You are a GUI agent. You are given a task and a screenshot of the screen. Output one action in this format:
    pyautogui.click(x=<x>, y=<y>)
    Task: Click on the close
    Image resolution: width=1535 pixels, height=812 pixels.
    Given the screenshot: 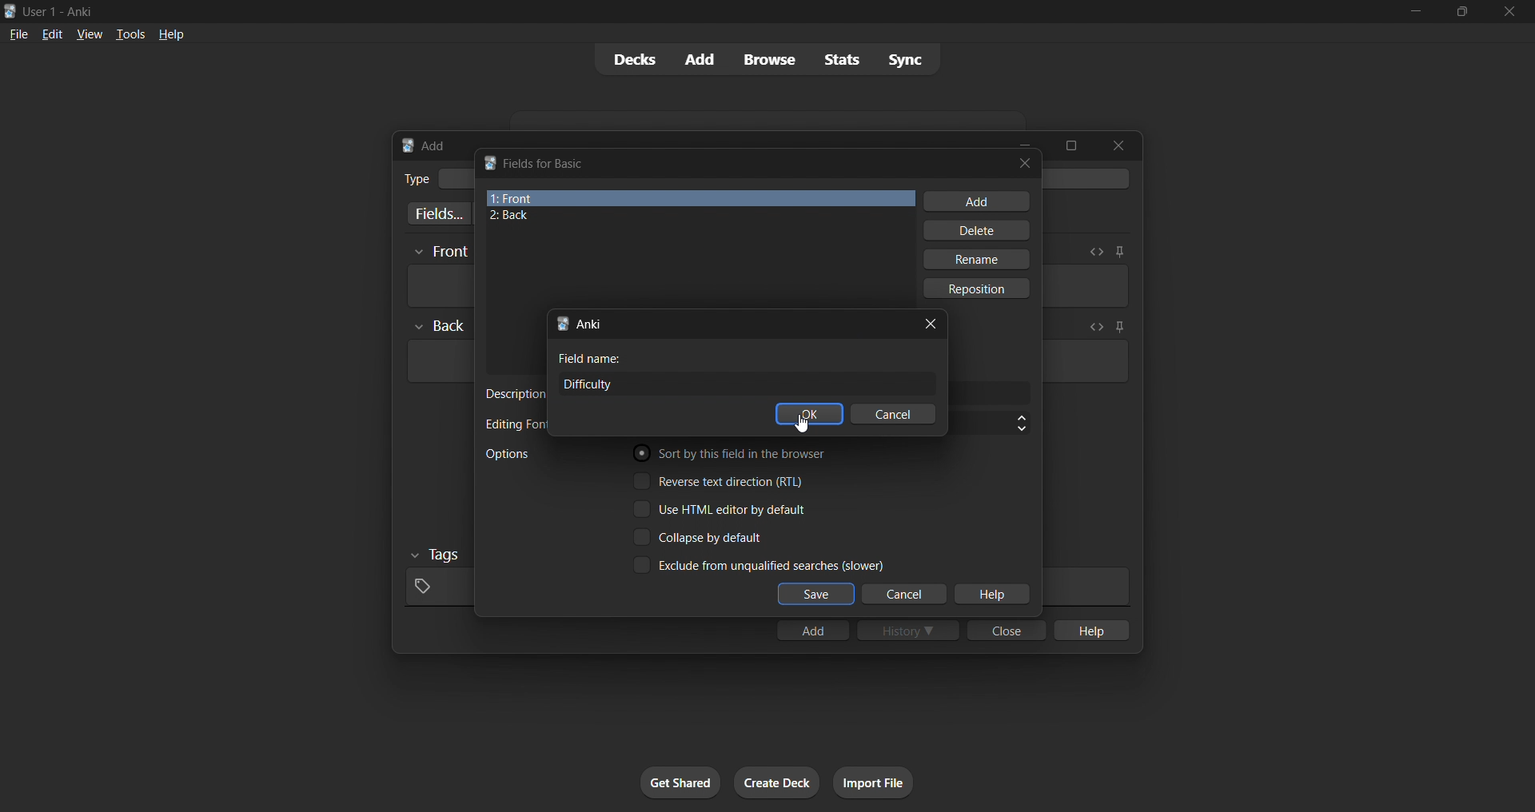 What is the action you would take?
    pyautogui.click(x=1007, y=630)
    